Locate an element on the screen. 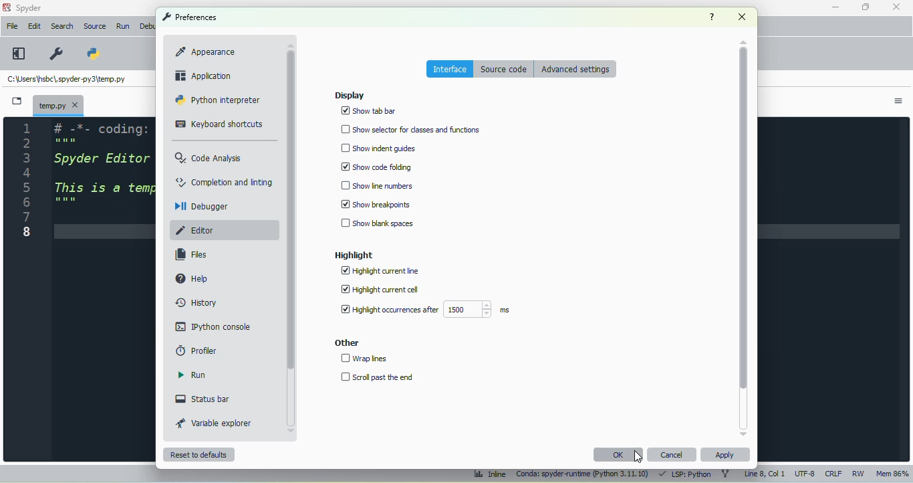 The width and height of the screenshot is (913, 483). line 8, col 1 is located at coordinates (765, 473).